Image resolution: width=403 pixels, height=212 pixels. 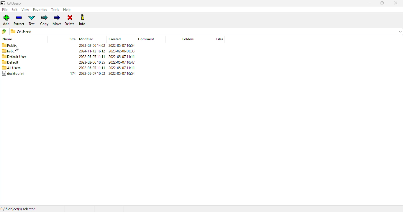 What do you see at coordinates (13, 73) in the screenshot?
I see `desktop.ini` at bounding box center [13, 73].